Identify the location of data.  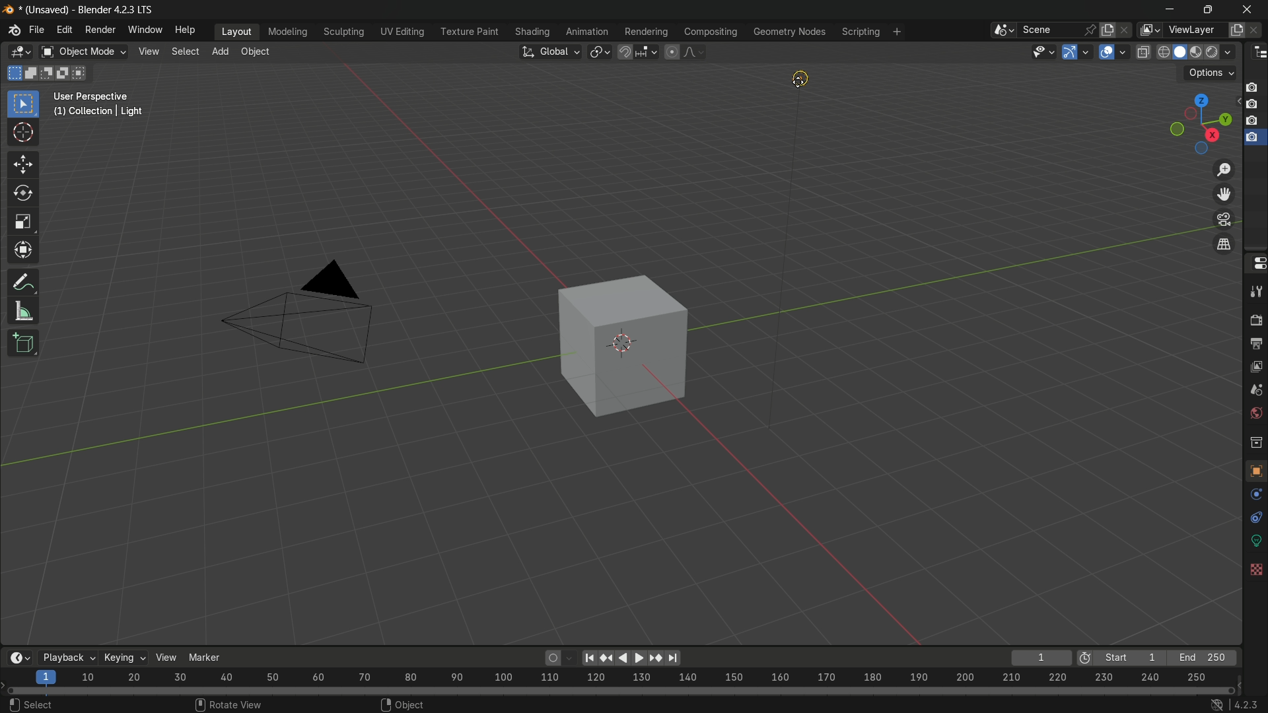
(1255, 586).